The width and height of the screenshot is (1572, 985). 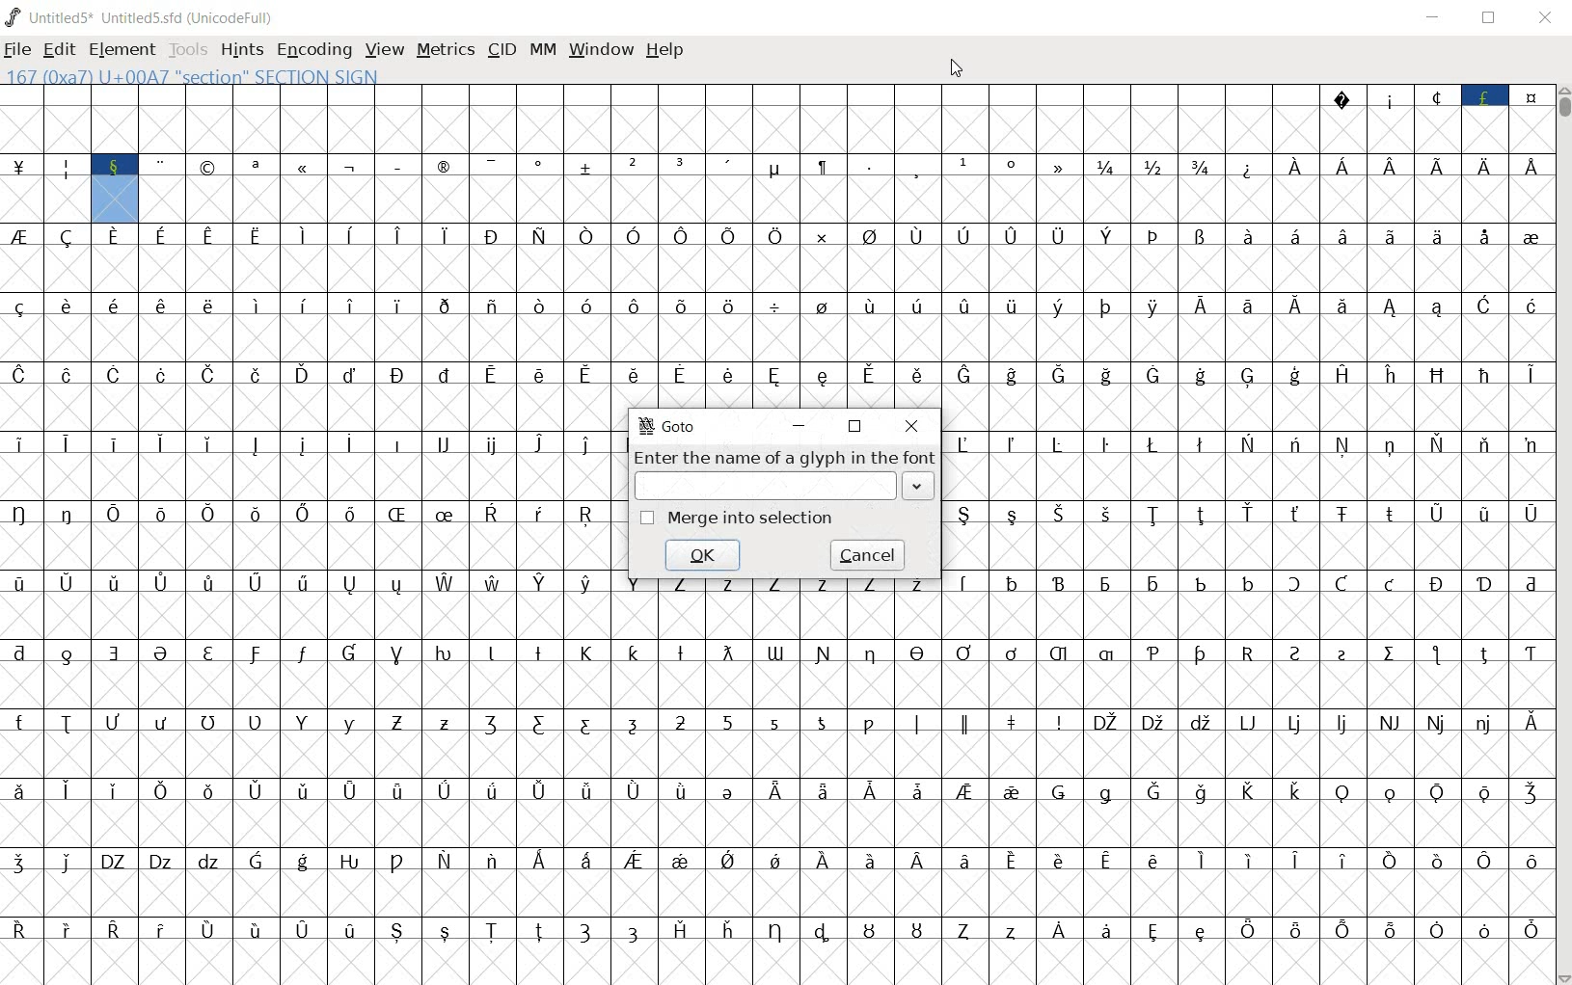 I want to click on , so click(x=93, y=952).